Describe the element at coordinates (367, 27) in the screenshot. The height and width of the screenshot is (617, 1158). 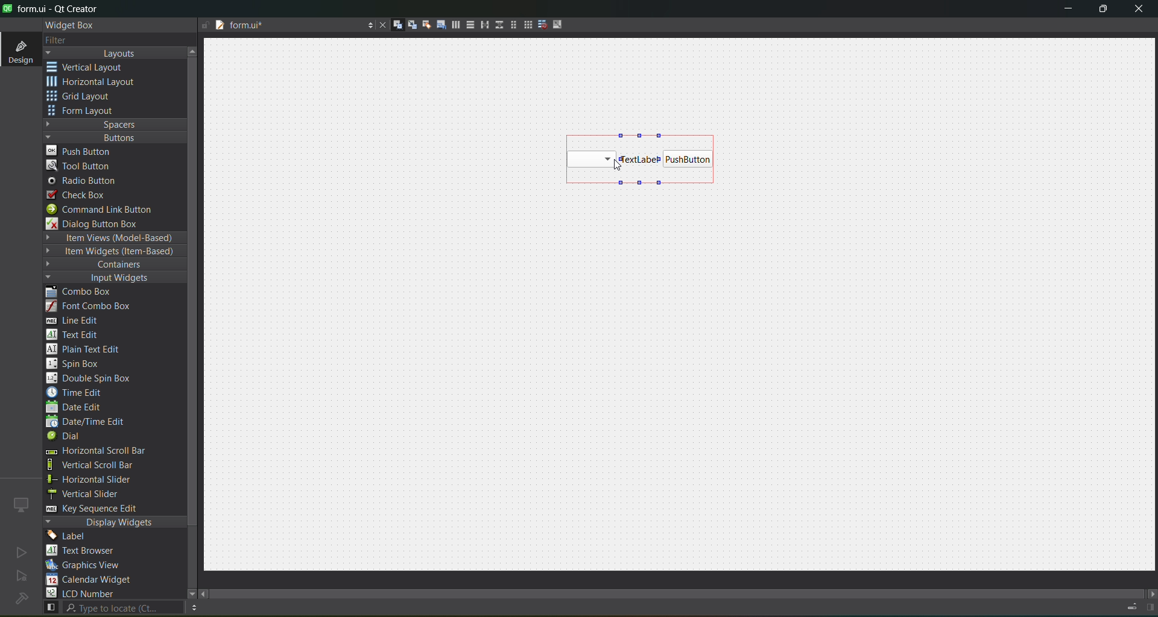
I see `options` at that location.